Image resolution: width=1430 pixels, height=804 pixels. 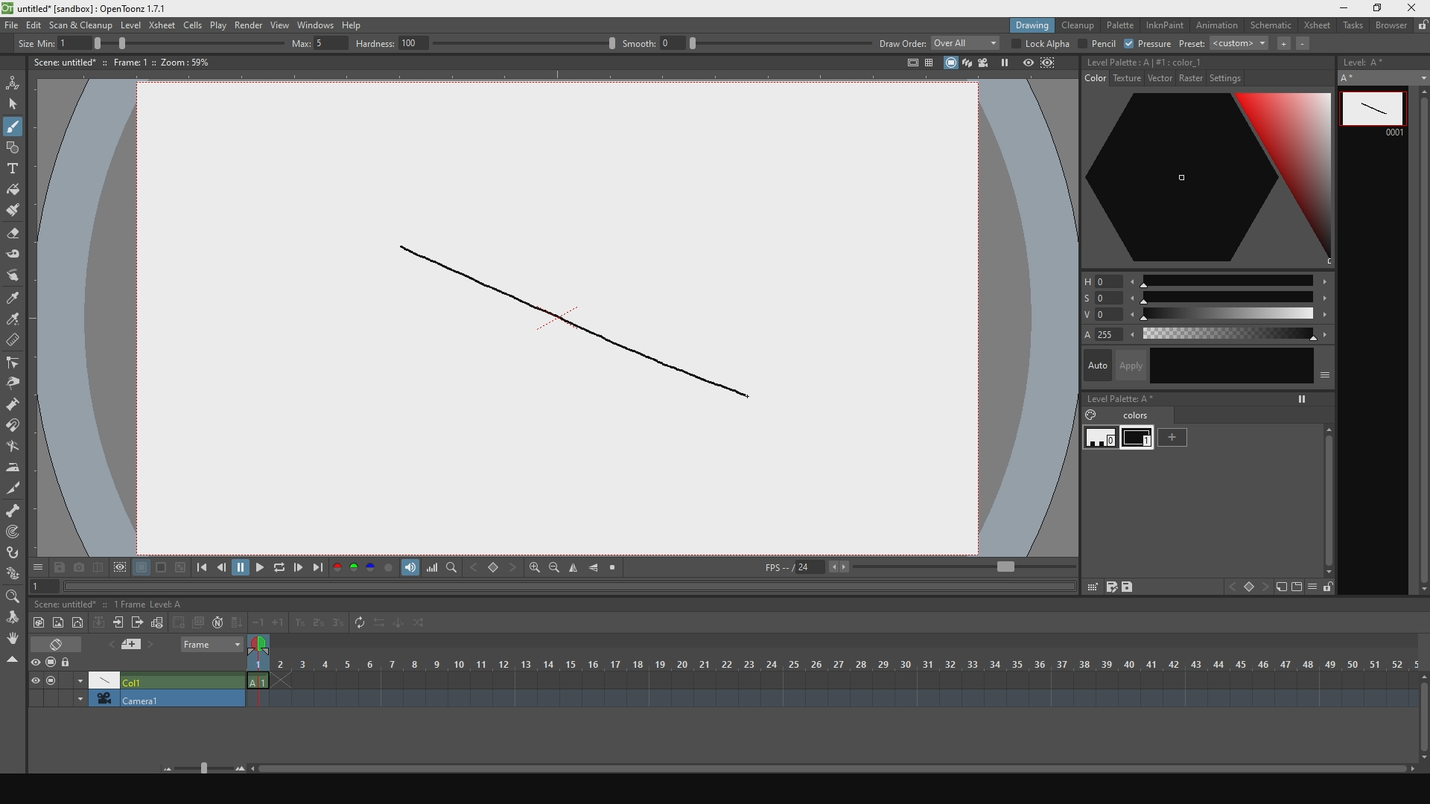 I want to click on palette colors, so click(x=363, y=570).